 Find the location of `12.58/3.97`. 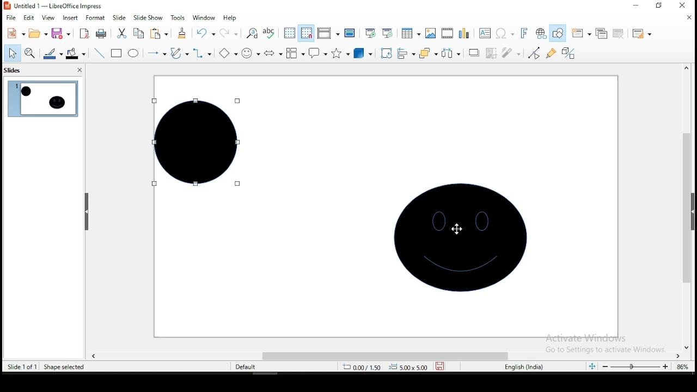

12.58/3.97 is located at coordinates (366, 366).